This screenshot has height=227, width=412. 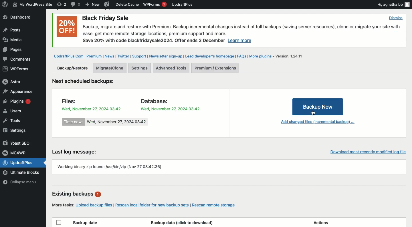 I want to click on Settings, so click(x=16, y=131).